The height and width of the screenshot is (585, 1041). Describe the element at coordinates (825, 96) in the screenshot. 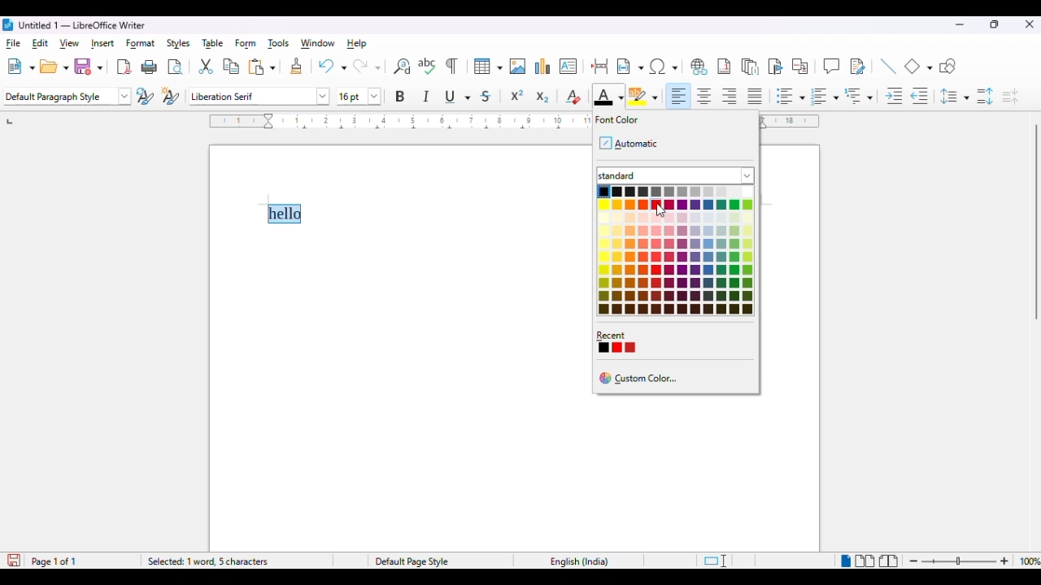

I see `toggle ordered list` at that location.